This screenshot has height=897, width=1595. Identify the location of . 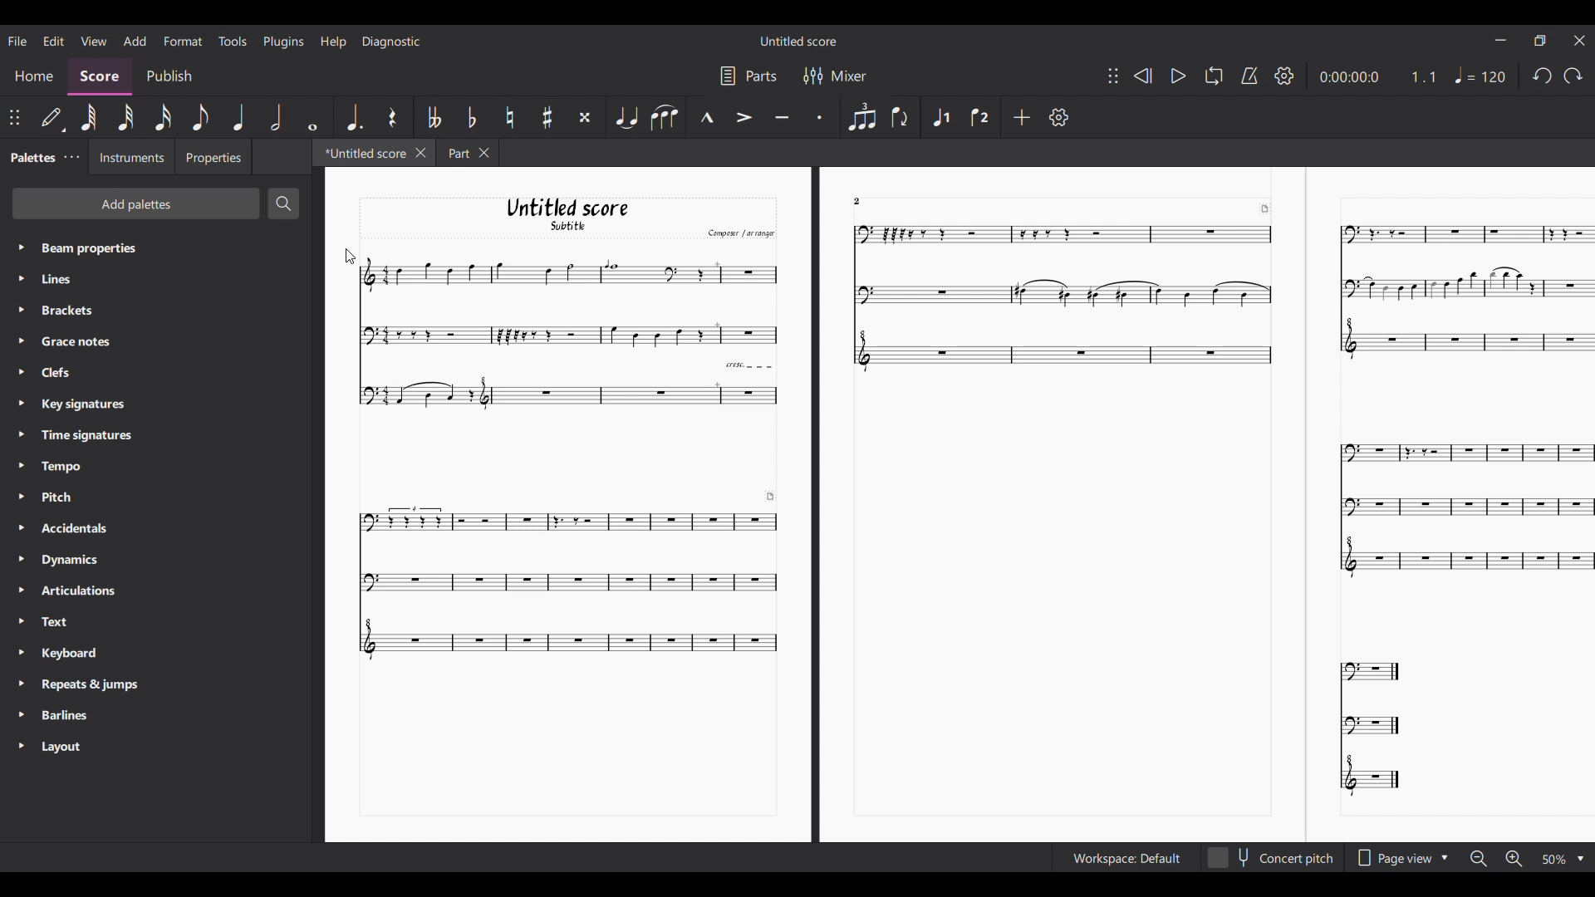
(17, 531).